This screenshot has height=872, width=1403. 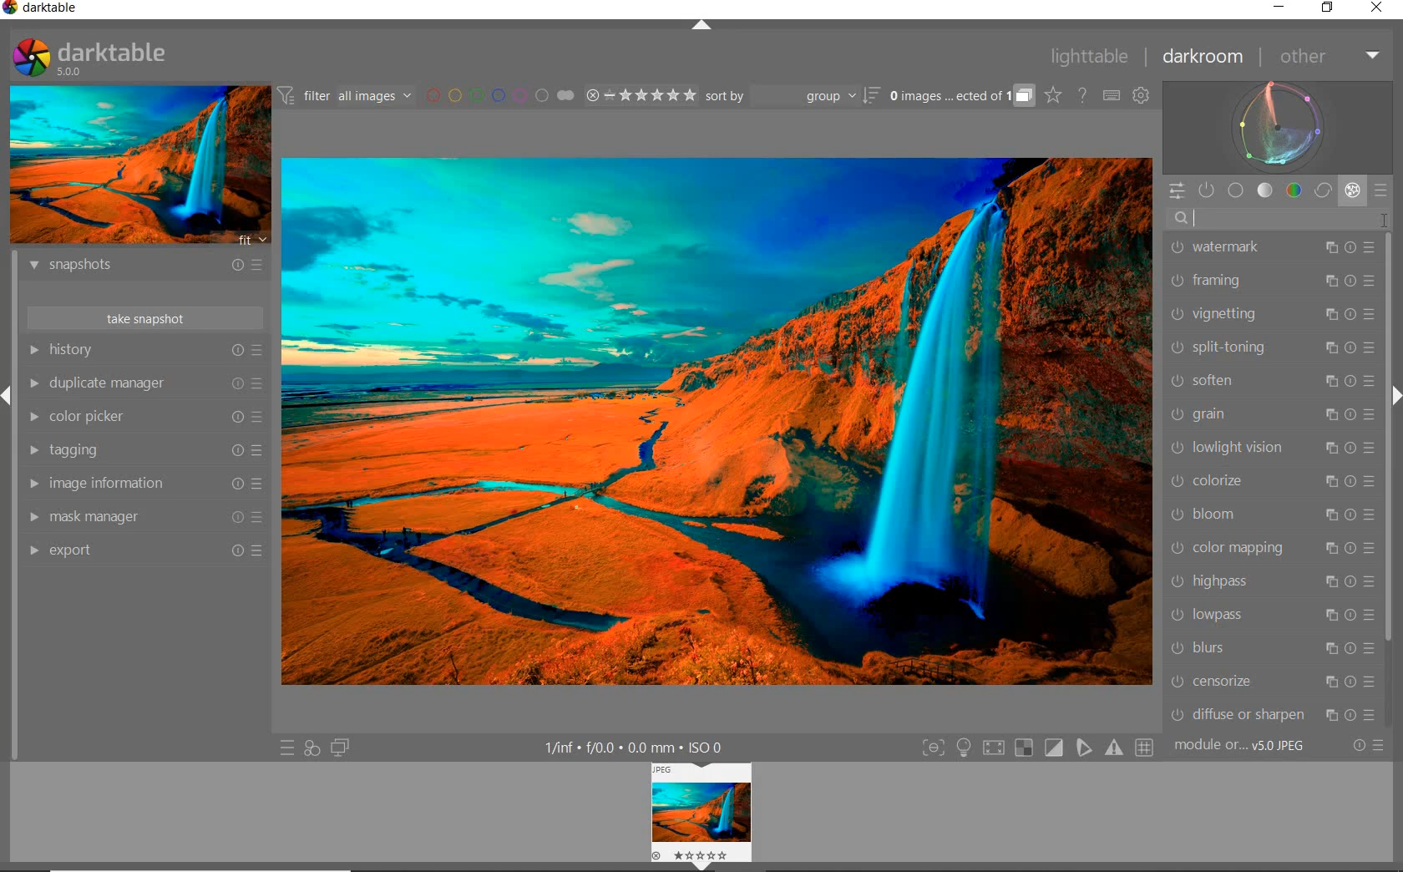 I want to click on lowpass, so click(x=1271, y=616).